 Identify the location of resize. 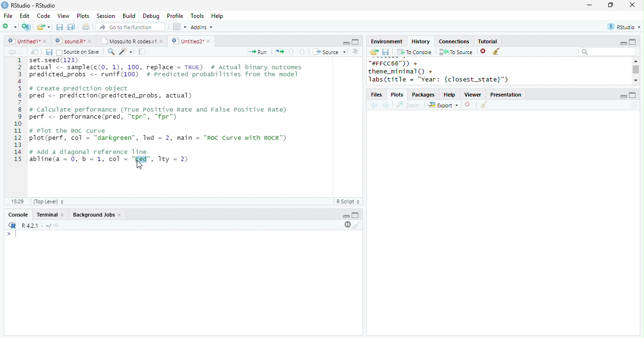
(611, 5).